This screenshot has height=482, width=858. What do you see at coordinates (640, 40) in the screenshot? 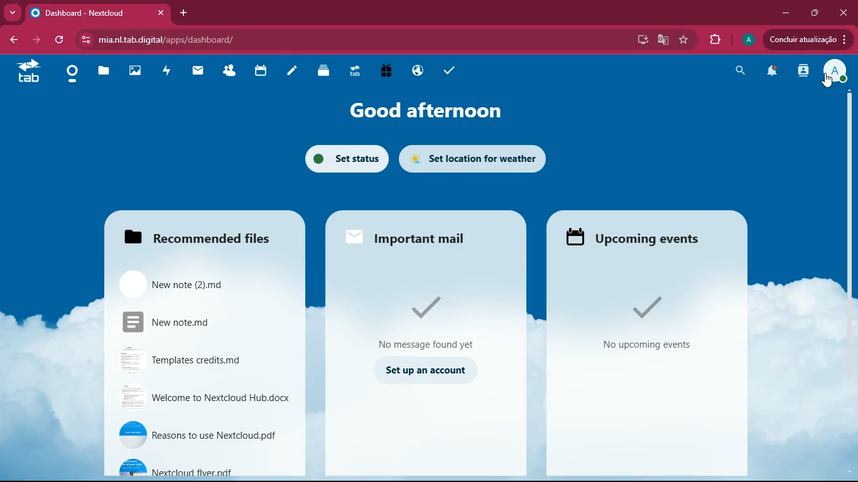
I see `desktop` at bounding box center [640, 40].